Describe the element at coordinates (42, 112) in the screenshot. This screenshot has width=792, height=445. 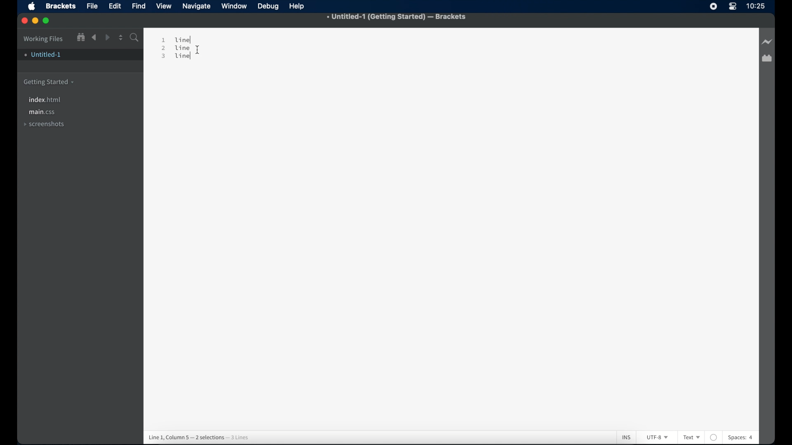
I see `main.css` at that location.